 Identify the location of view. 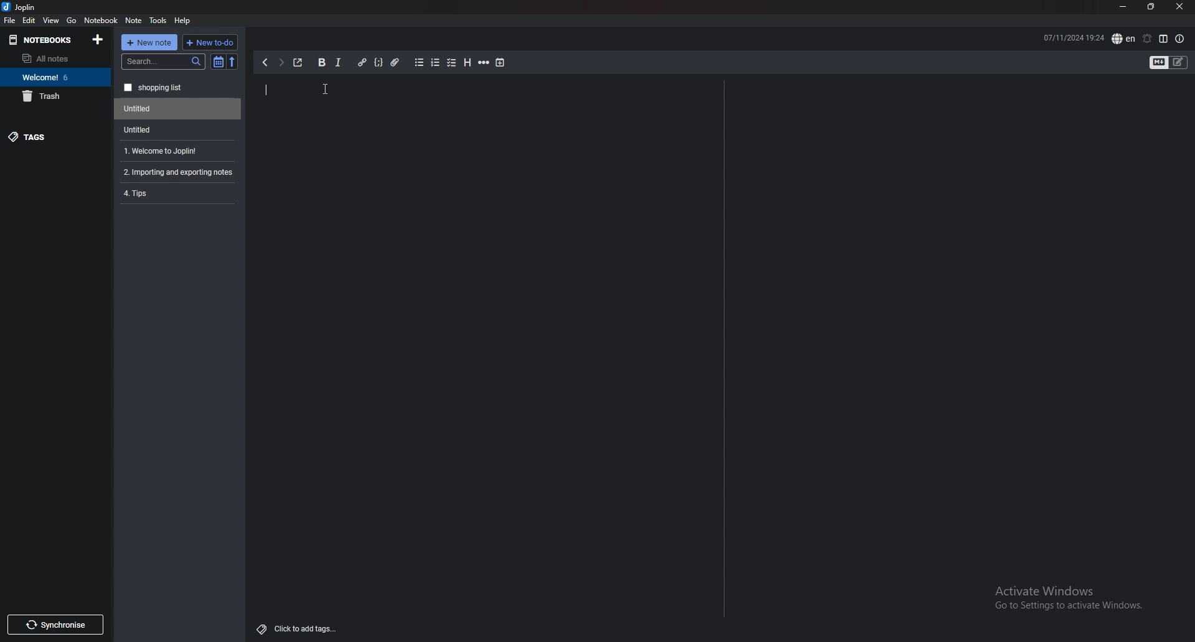
(52, 20).